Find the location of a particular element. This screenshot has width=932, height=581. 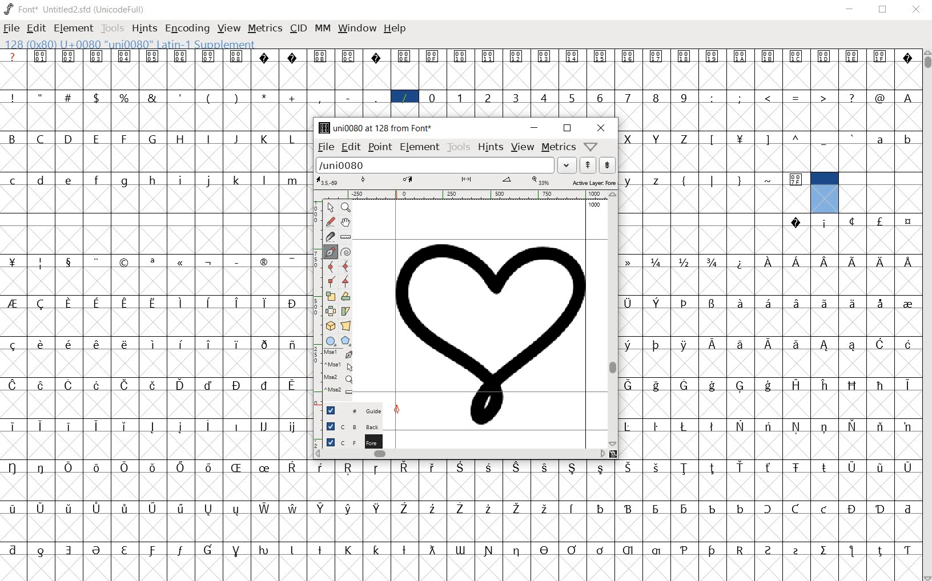

glyph is located at coordinates (796, 468).